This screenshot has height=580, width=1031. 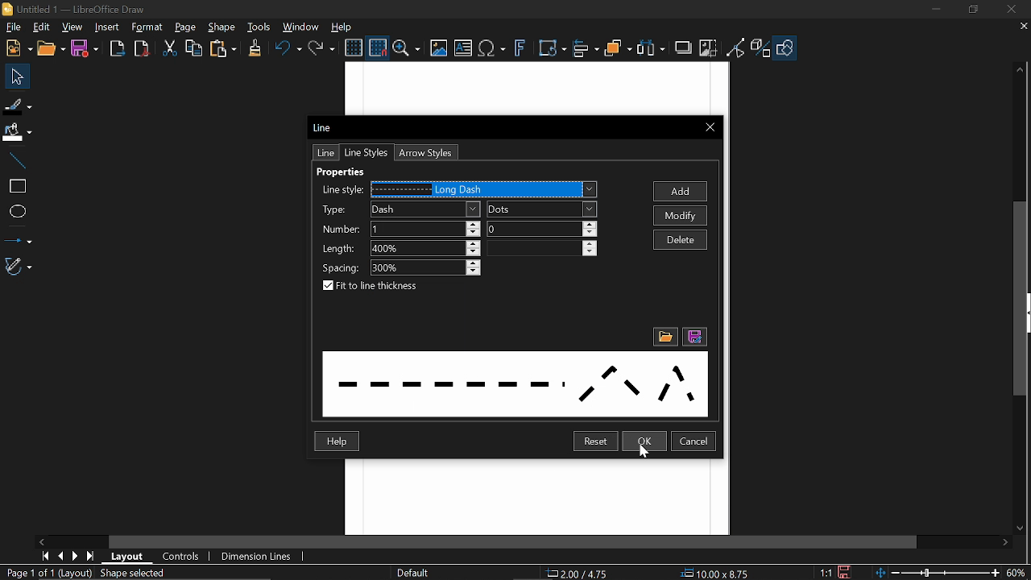 What do you see at coordinates (645, 441) in the screenshot?
I see `Ok` at bounding box center [645, 441].